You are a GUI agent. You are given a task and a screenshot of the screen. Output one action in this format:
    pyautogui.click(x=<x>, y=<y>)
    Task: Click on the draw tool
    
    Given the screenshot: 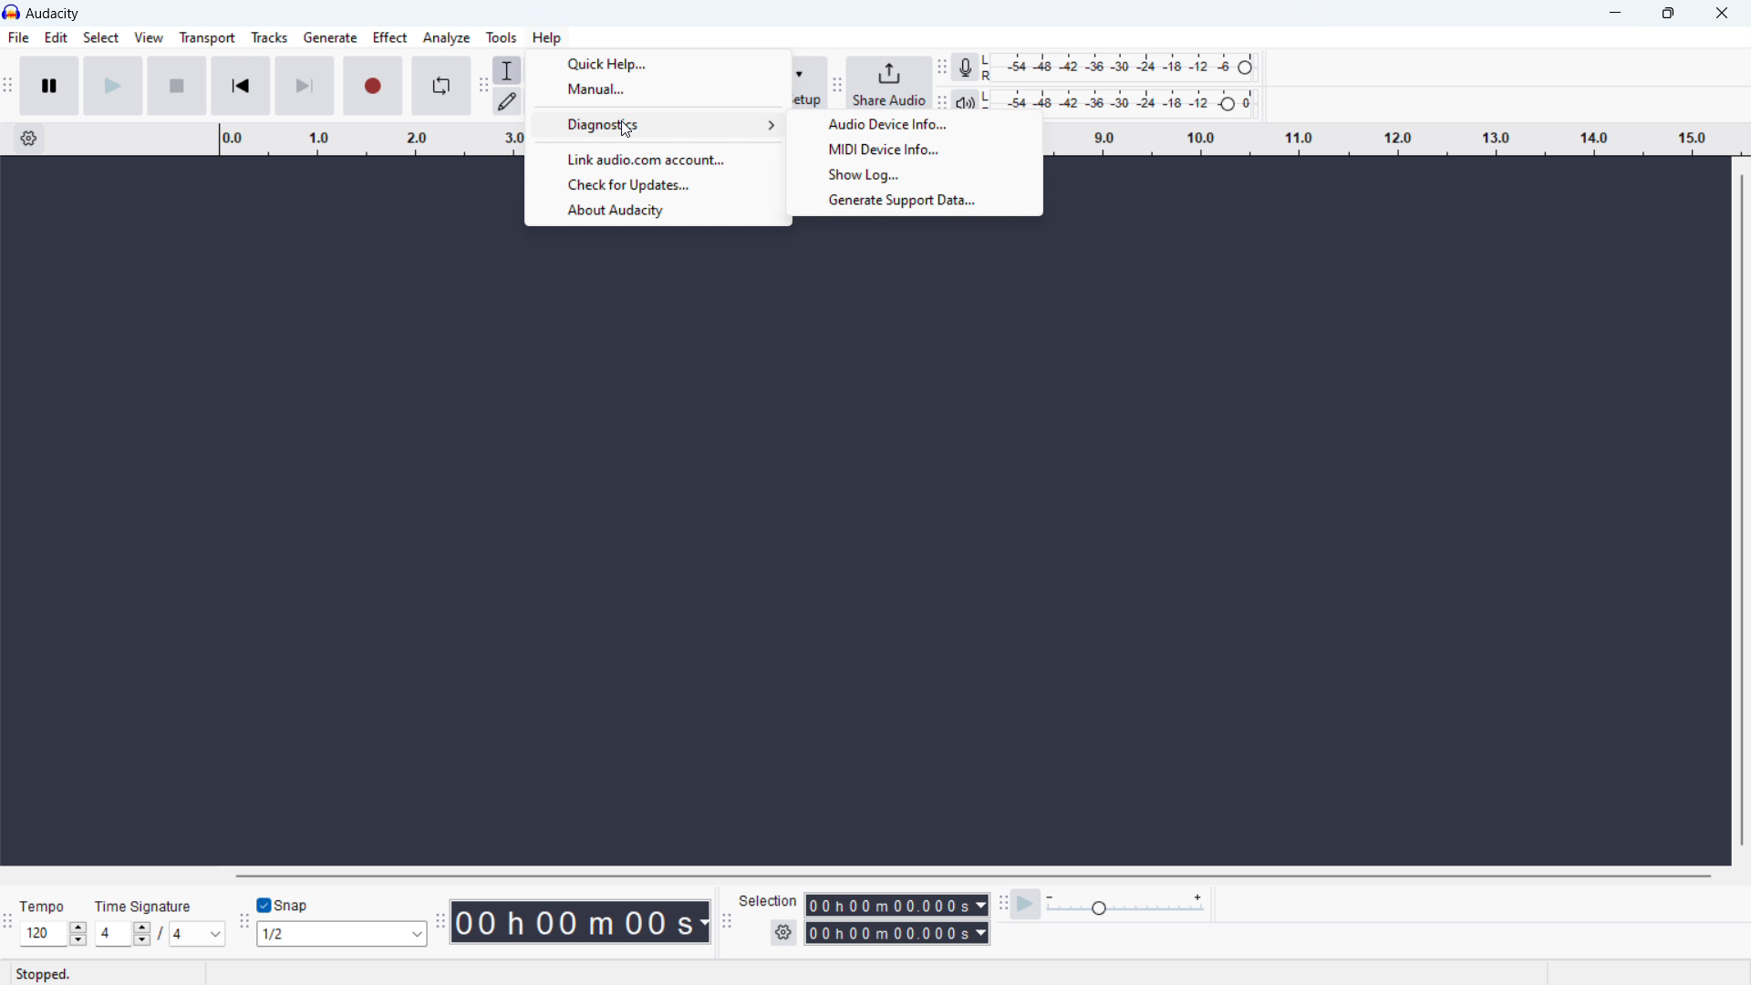 What is the action you would take?
    pyautogui.click(x=508, y=101)
    